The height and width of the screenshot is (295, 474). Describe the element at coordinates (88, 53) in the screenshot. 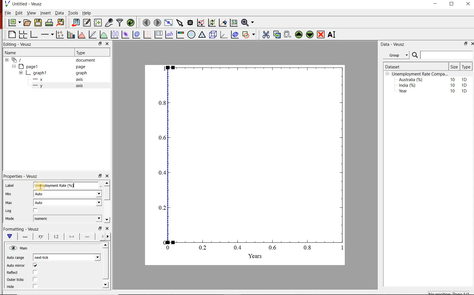

I see `Type` at that location.